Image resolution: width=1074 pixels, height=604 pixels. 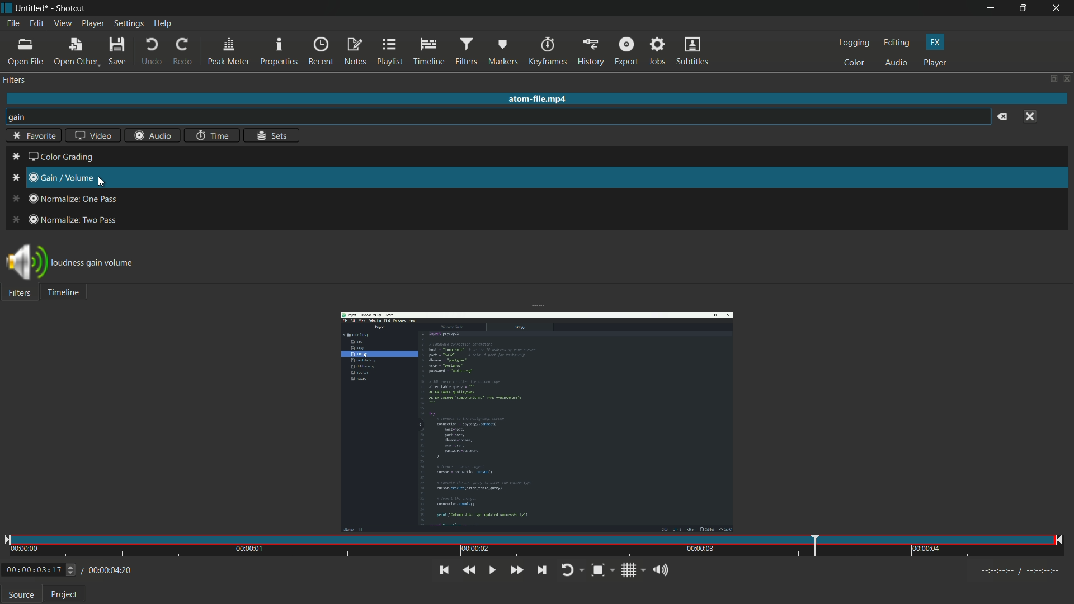 I want to click on source, so click(x=21, y=594).